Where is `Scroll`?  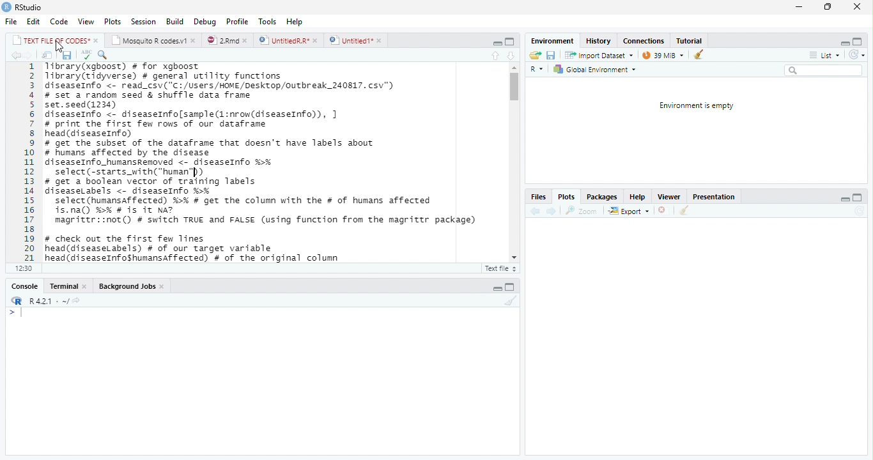
Scroll is located at coordinates (514, 162).